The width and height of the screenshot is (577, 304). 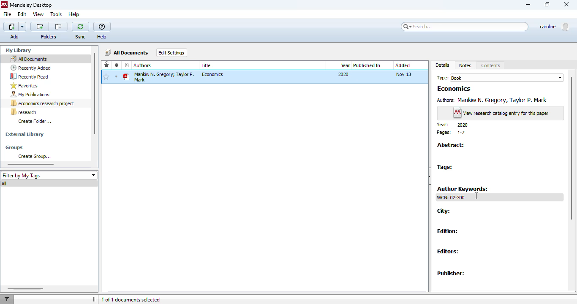 I want to click on my library, so click(x=19, y=50).